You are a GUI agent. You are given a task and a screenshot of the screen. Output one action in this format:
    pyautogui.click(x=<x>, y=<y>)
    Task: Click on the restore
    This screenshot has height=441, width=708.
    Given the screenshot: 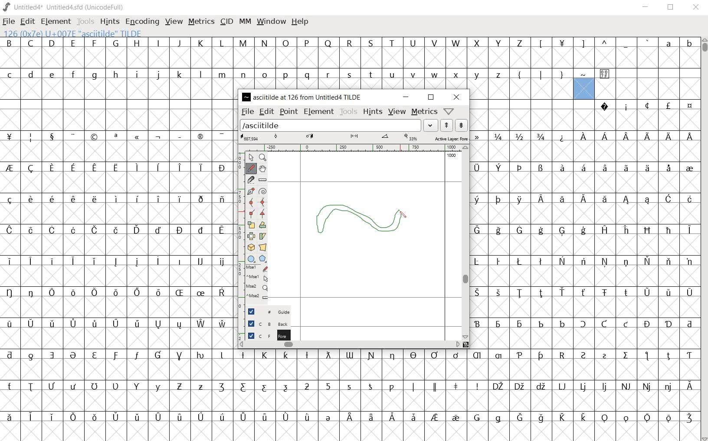 What is the action you would take?
    pyautogui.click(x=431, y=97)
    